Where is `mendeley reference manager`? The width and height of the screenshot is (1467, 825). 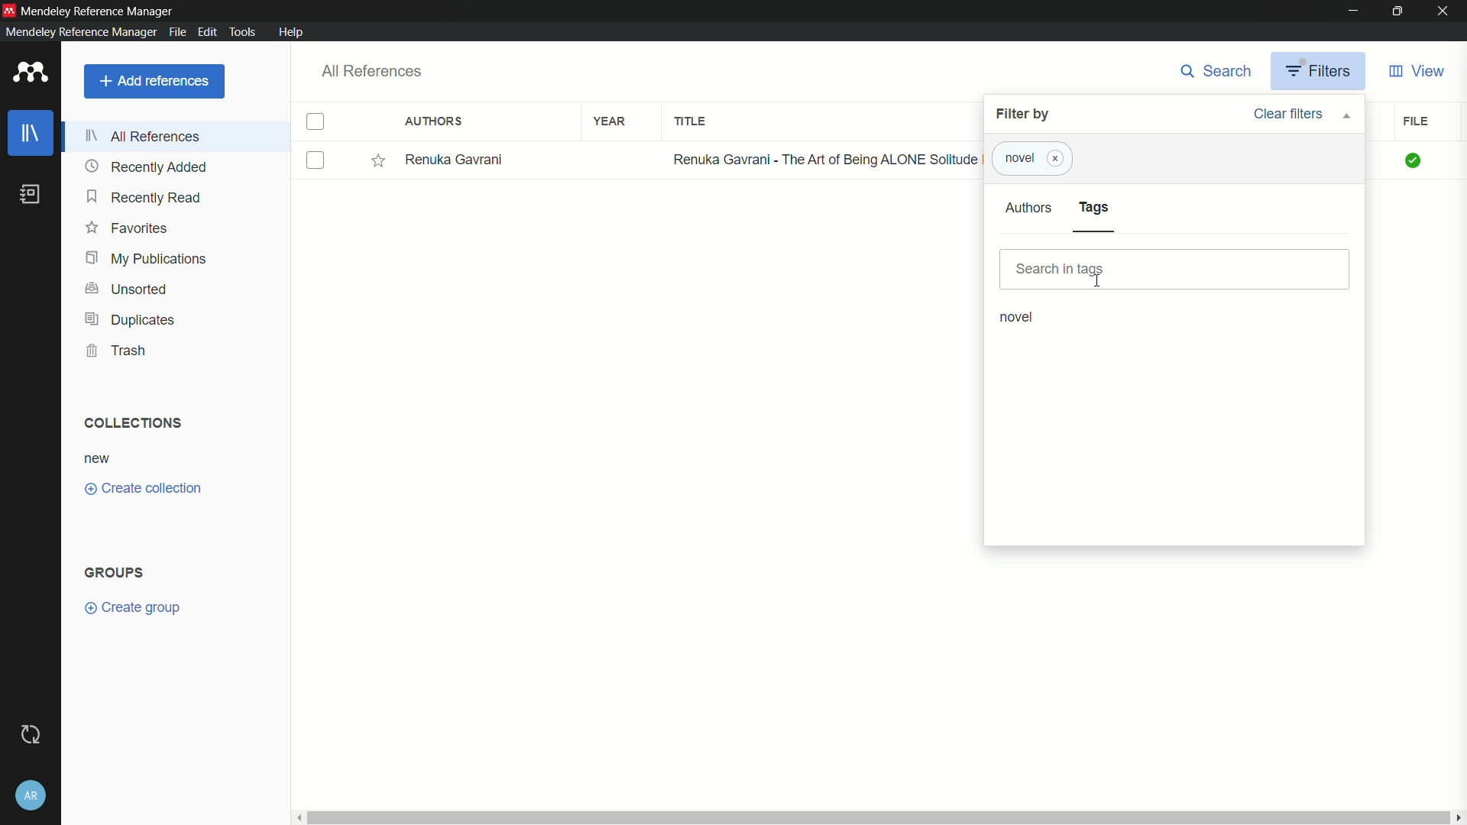
mendeley reference manager is located at coordinates (98, 13).